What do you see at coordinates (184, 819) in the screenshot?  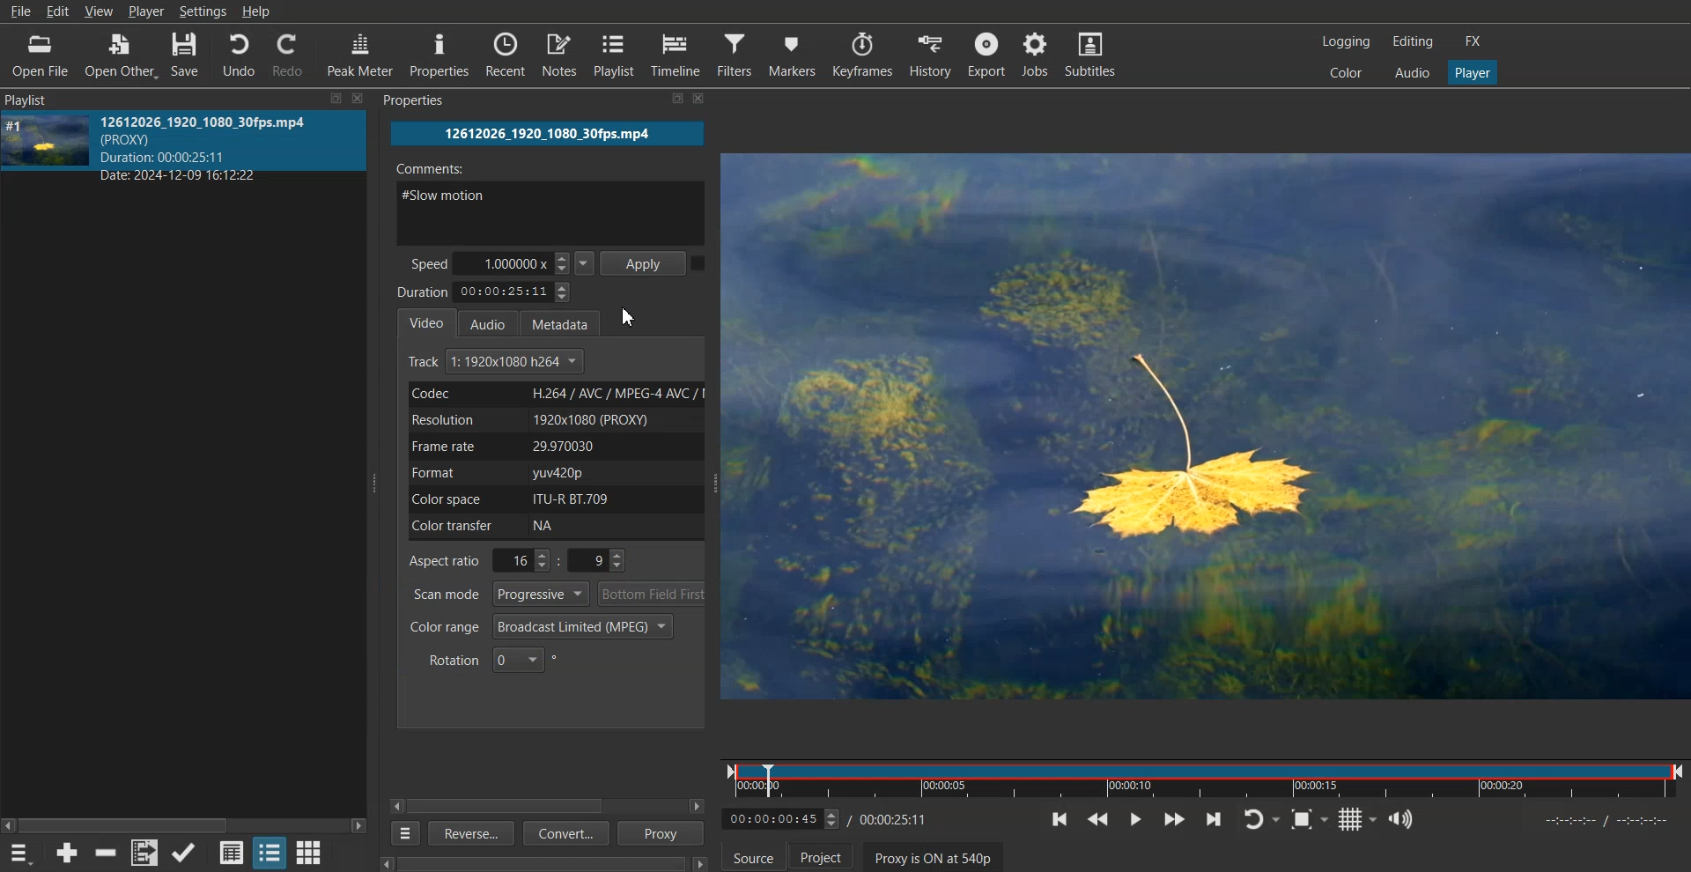 I see `scrollbar` at bounding box center [184, 819].